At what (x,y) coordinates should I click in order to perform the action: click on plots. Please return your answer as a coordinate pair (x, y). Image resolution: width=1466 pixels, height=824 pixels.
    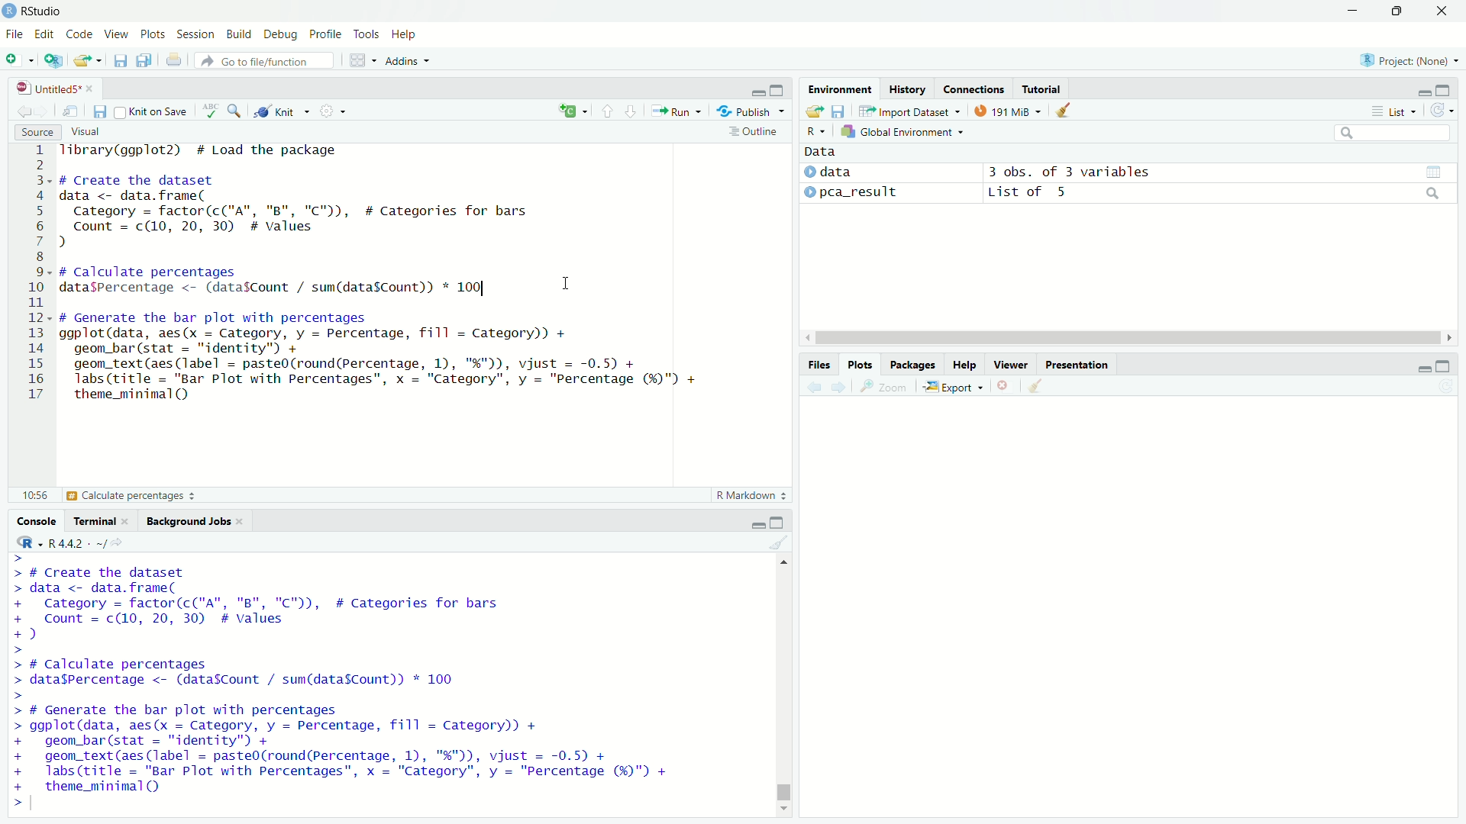
    Looking at the image, I should click on (154, 35).